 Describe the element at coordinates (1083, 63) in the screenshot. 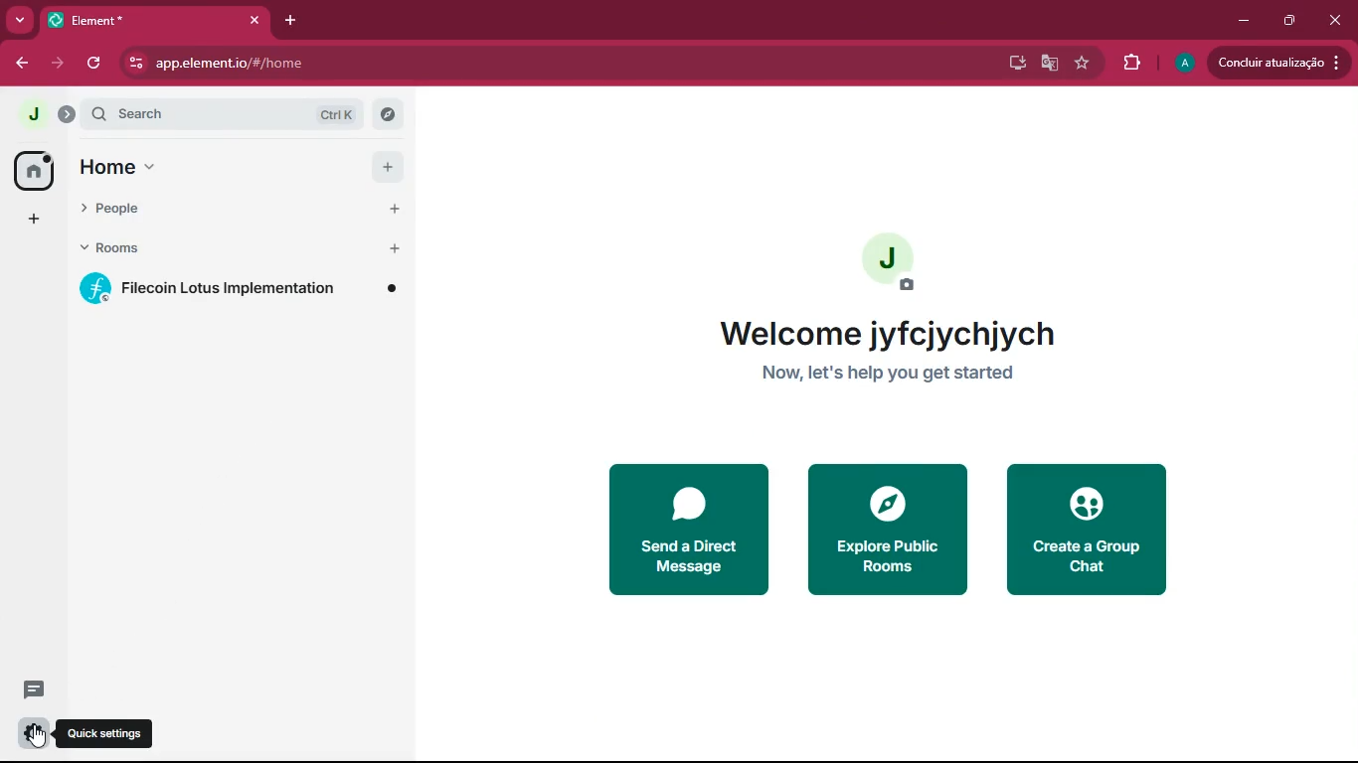

I see `favourite` at that location.